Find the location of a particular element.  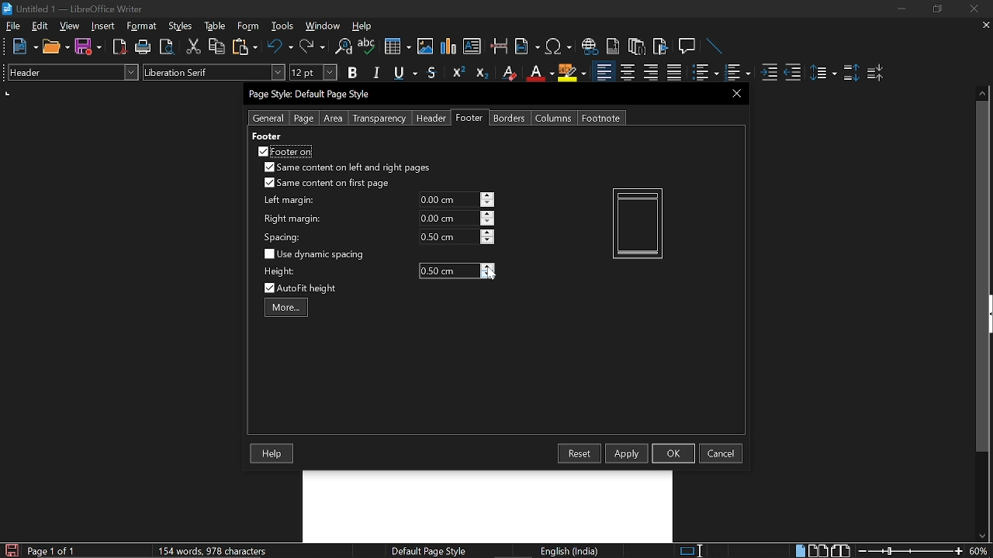

toggle ordered list is located at coordinates (705, 73).